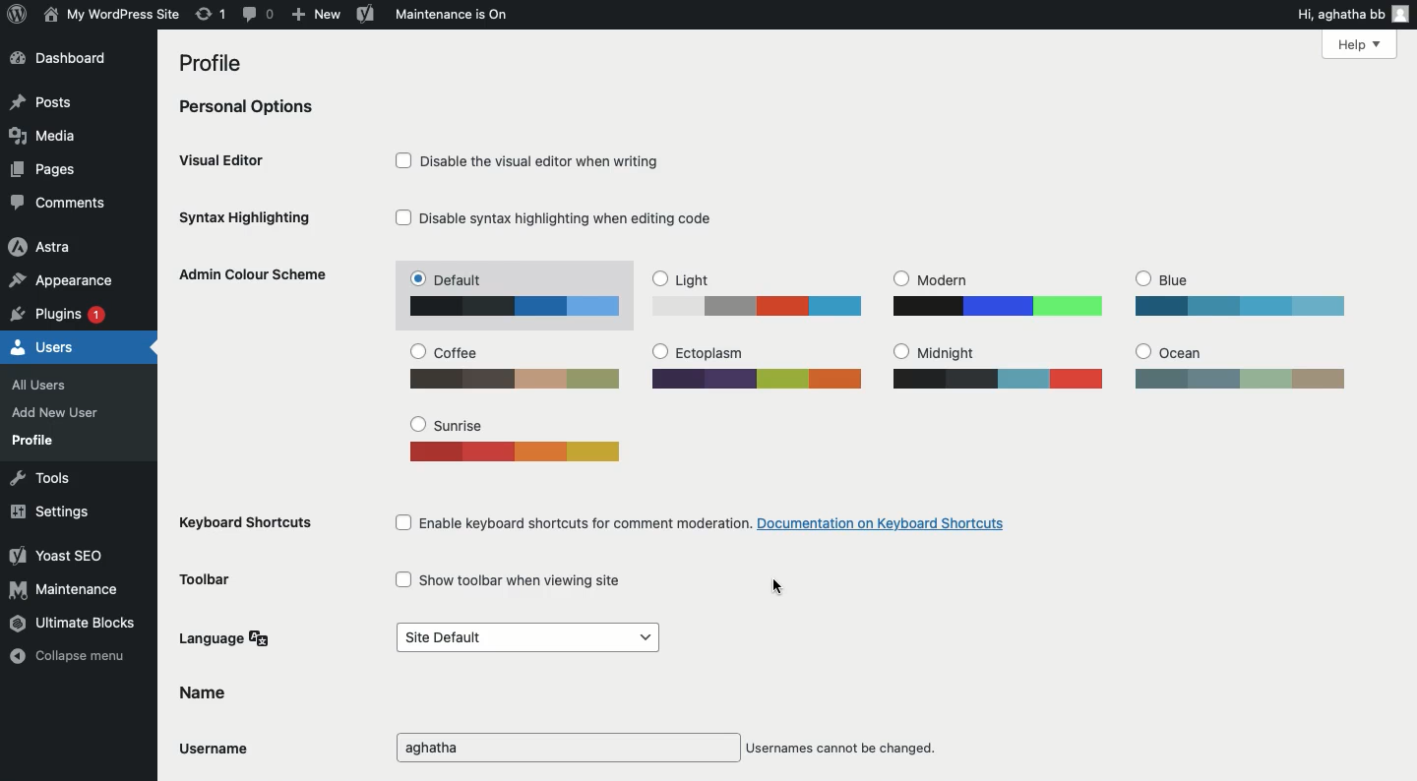  I want to click on Disable the visual editor when writing, so click(531, 160).